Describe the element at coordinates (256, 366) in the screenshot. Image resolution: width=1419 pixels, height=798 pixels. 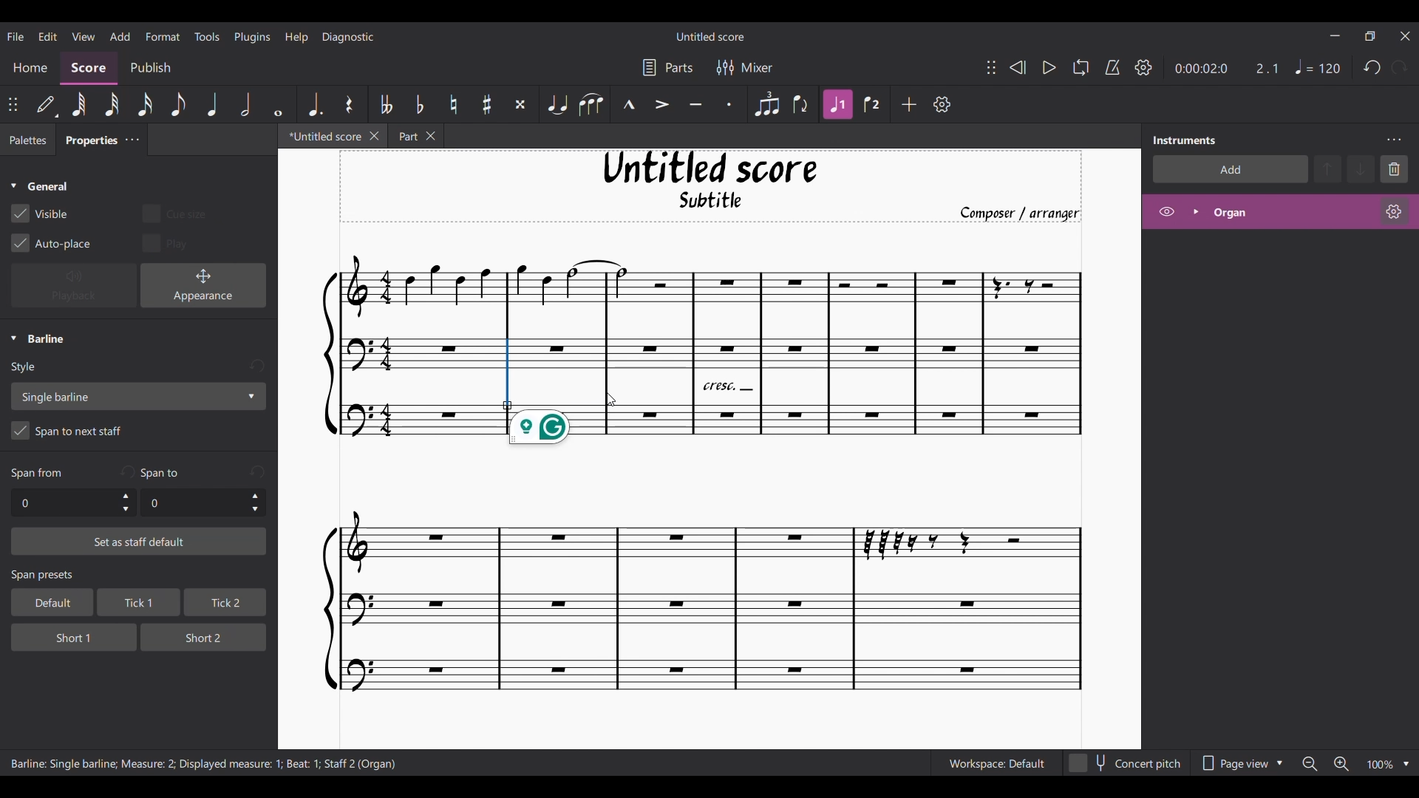
I see `Undo input made` at that location.